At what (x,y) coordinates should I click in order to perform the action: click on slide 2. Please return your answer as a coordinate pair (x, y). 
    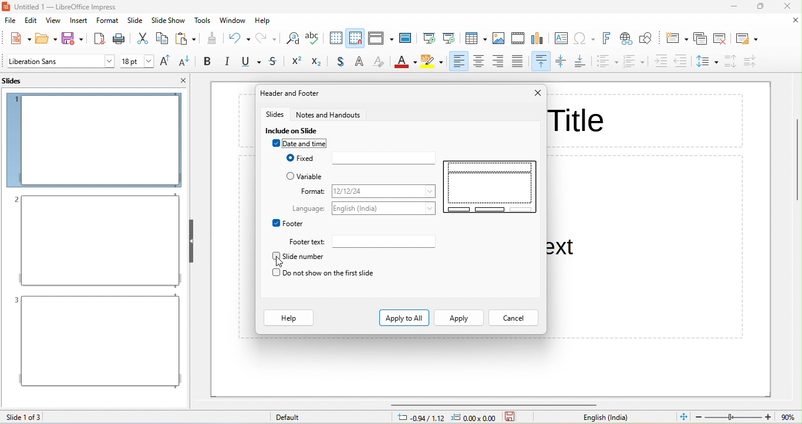
    Looking at the image, I should click on (96, 241).